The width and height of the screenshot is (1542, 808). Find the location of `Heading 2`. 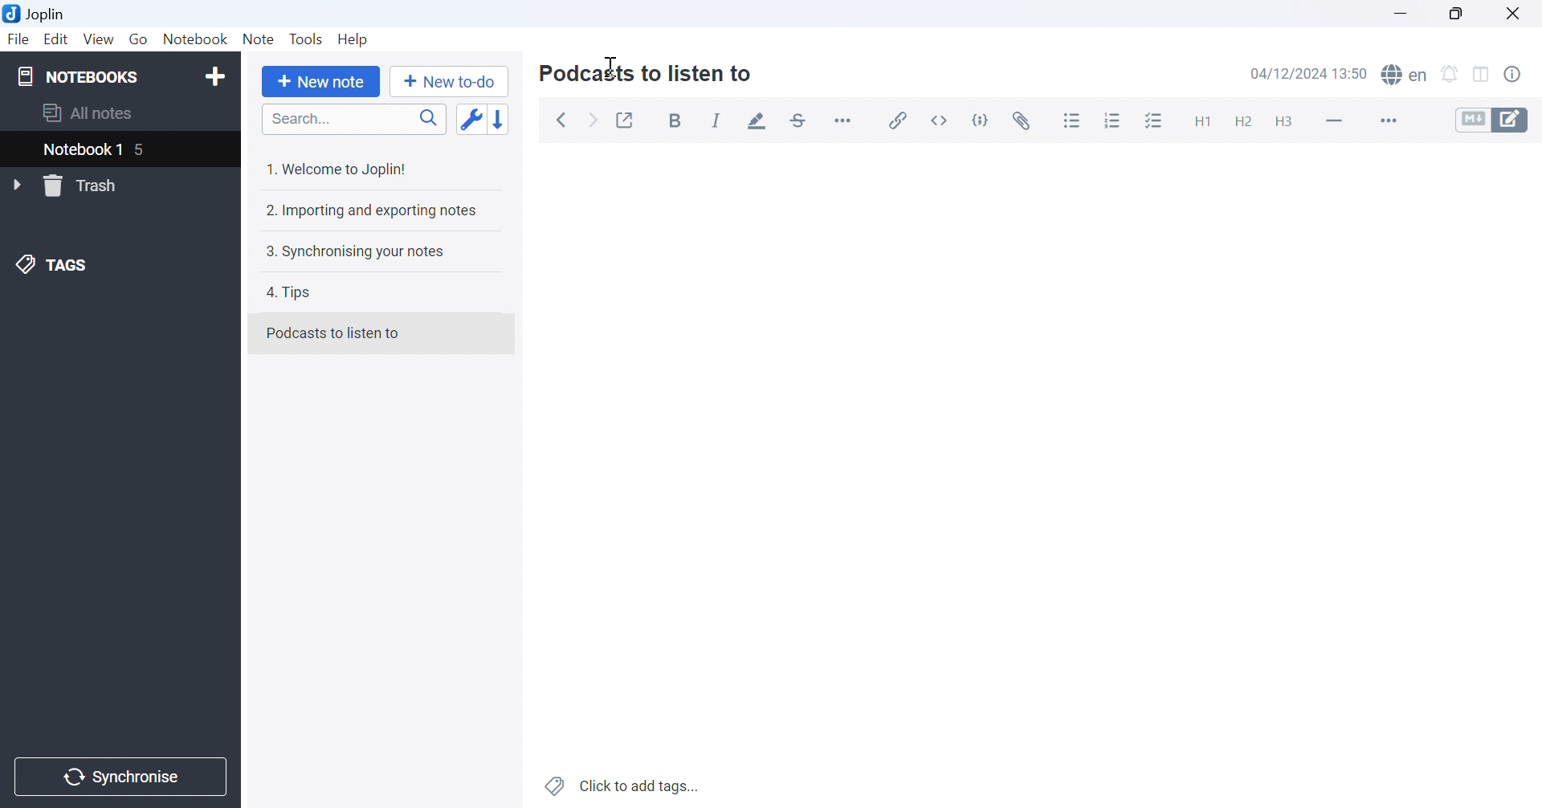

Heading 2 is located at coordinates (1242, 120).